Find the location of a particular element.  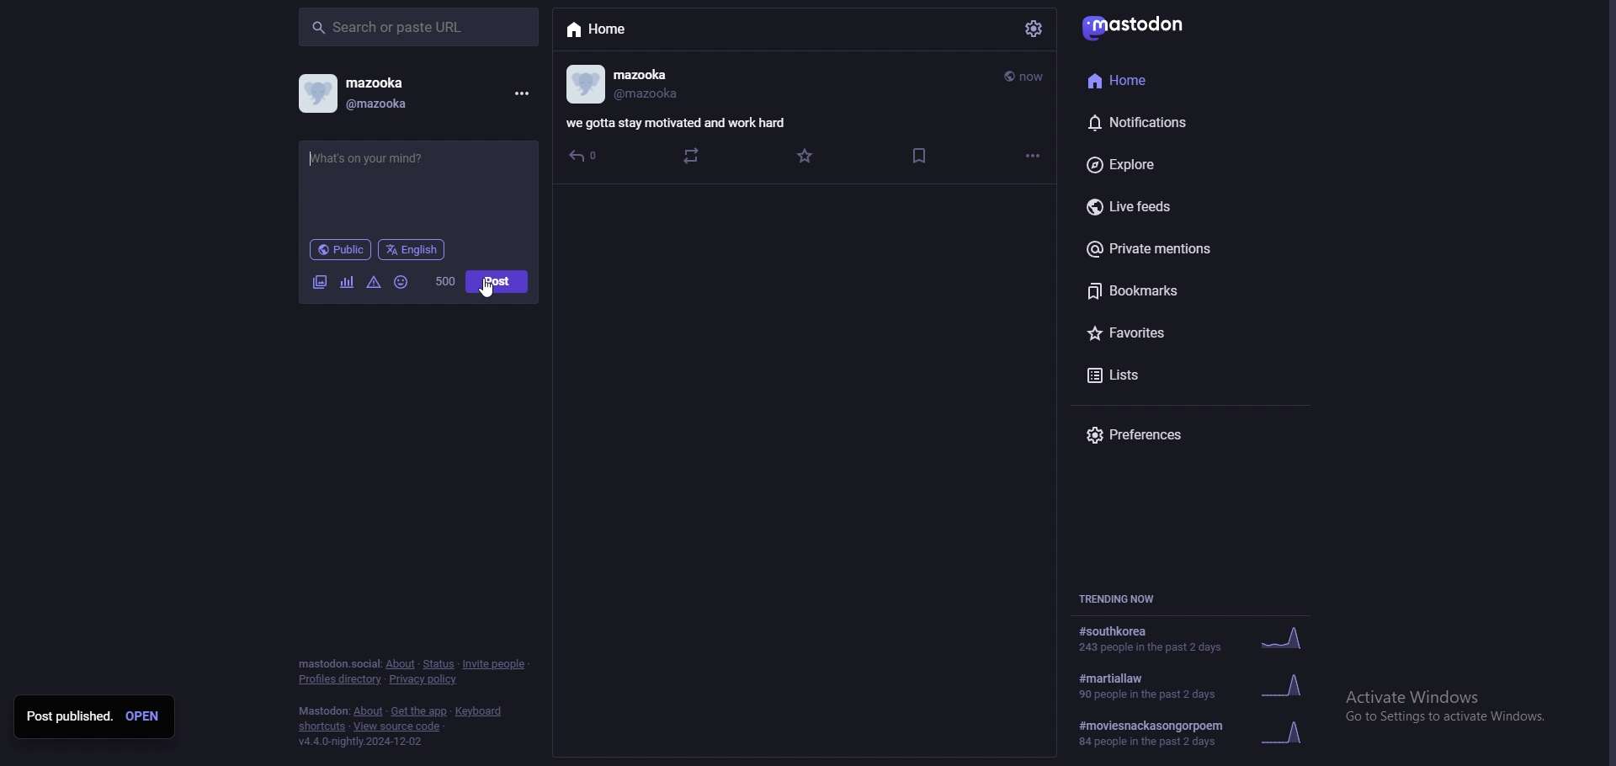

poll is located at coordinates (347, 282).